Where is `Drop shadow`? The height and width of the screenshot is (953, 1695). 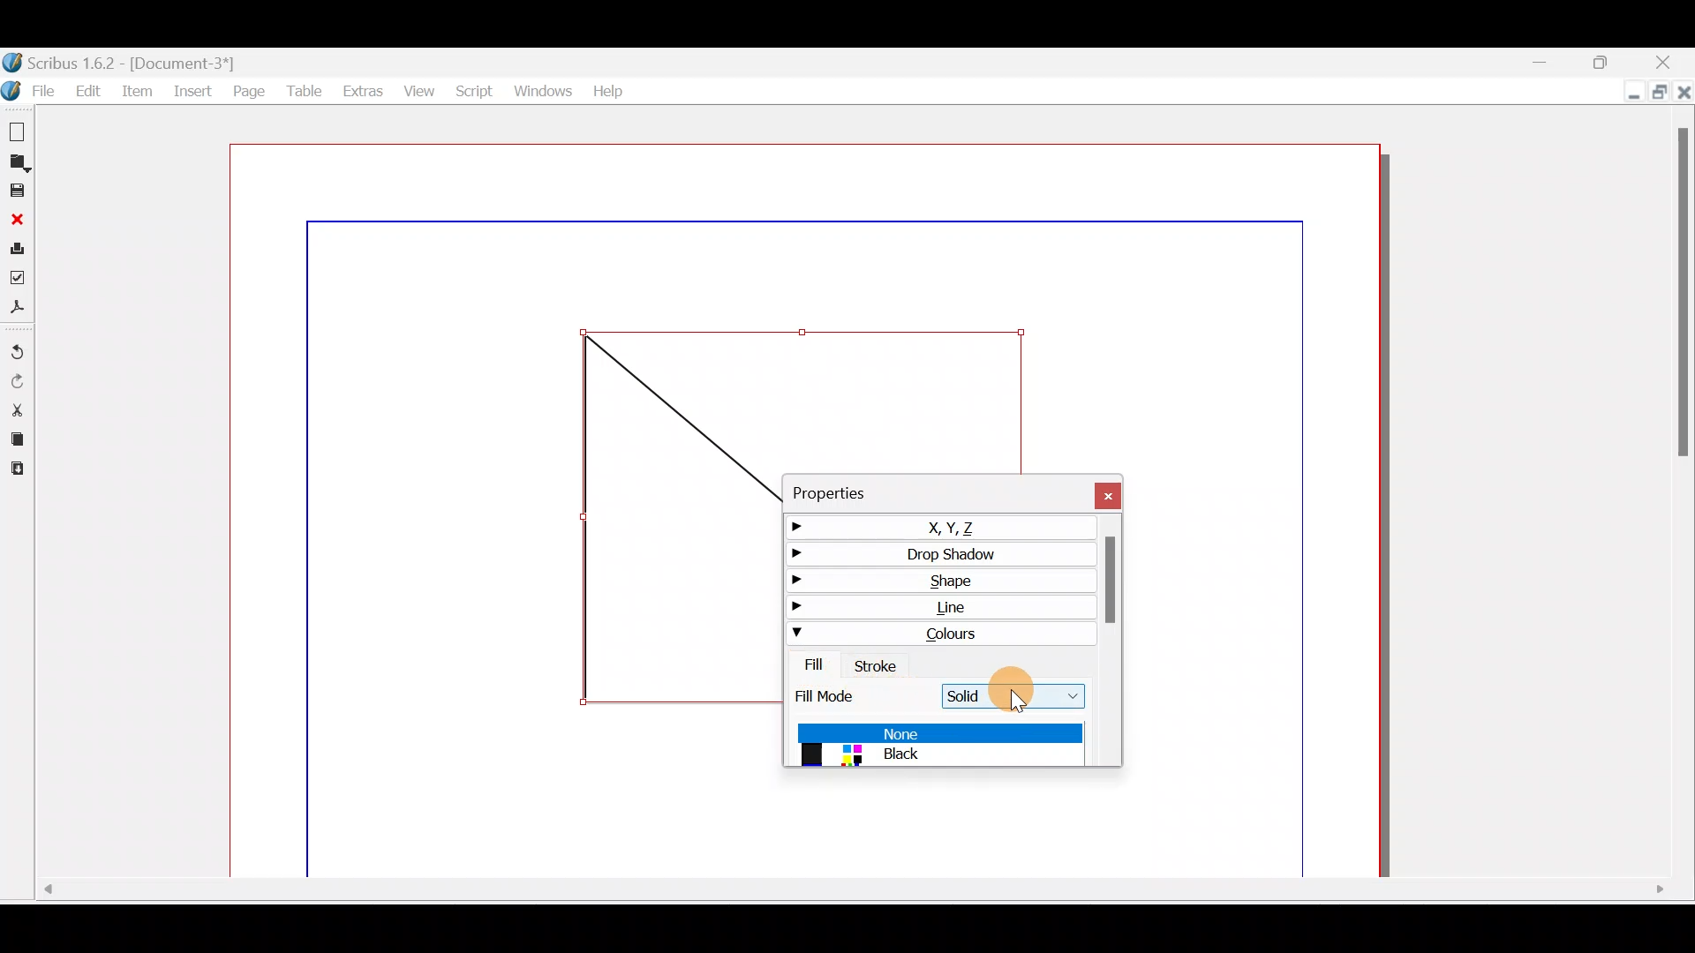
Drop shadow is located at coordinates (935, 552).